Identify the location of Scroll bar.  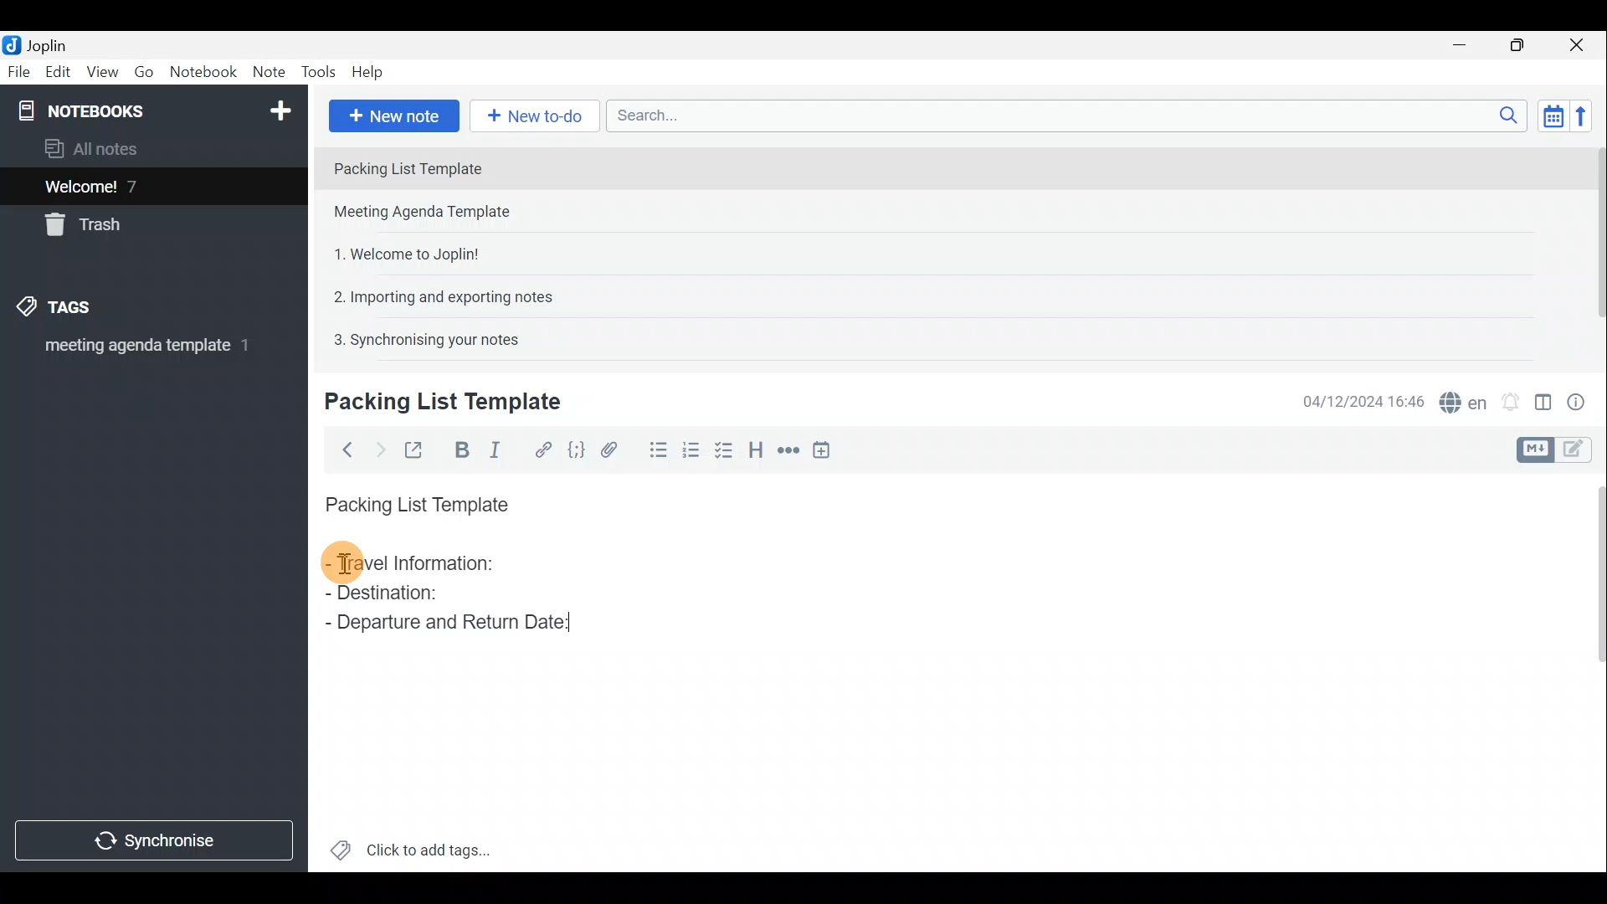
(1592, 670).